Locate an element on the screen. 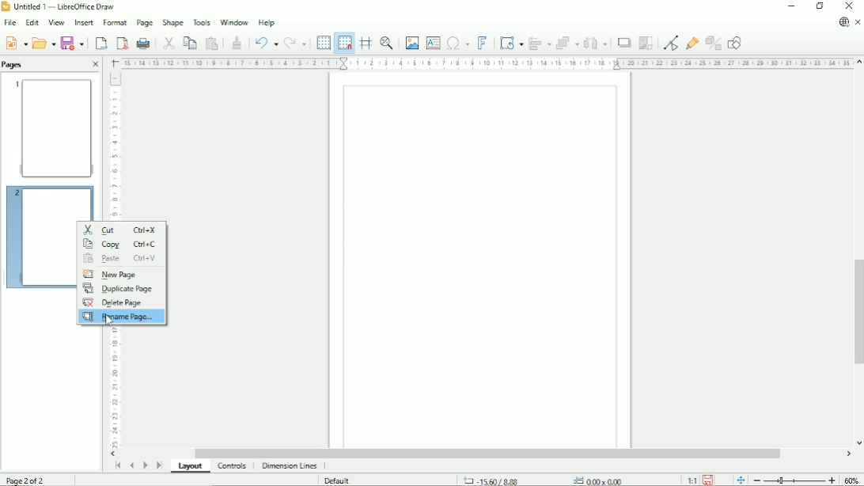 The image size is (864, 486). Rename page is located at coordinates (121, 317).